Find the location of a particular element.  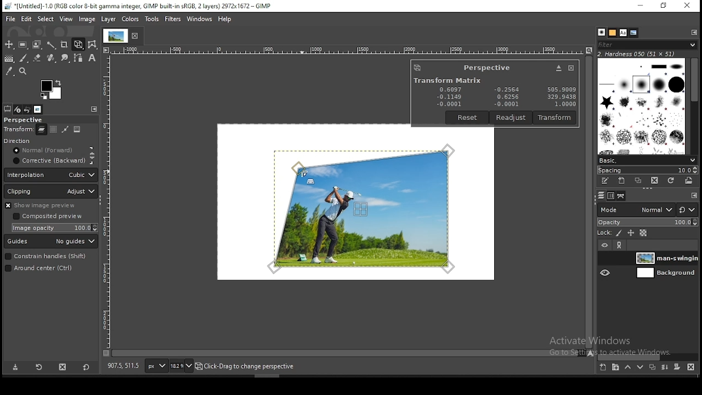

restore is located at coordinates (663, 6).